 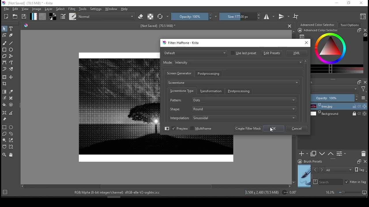 What do you see at coordinates (157, 186) in the screenshot?
I see `scroll` at bounding box center [157, 186].